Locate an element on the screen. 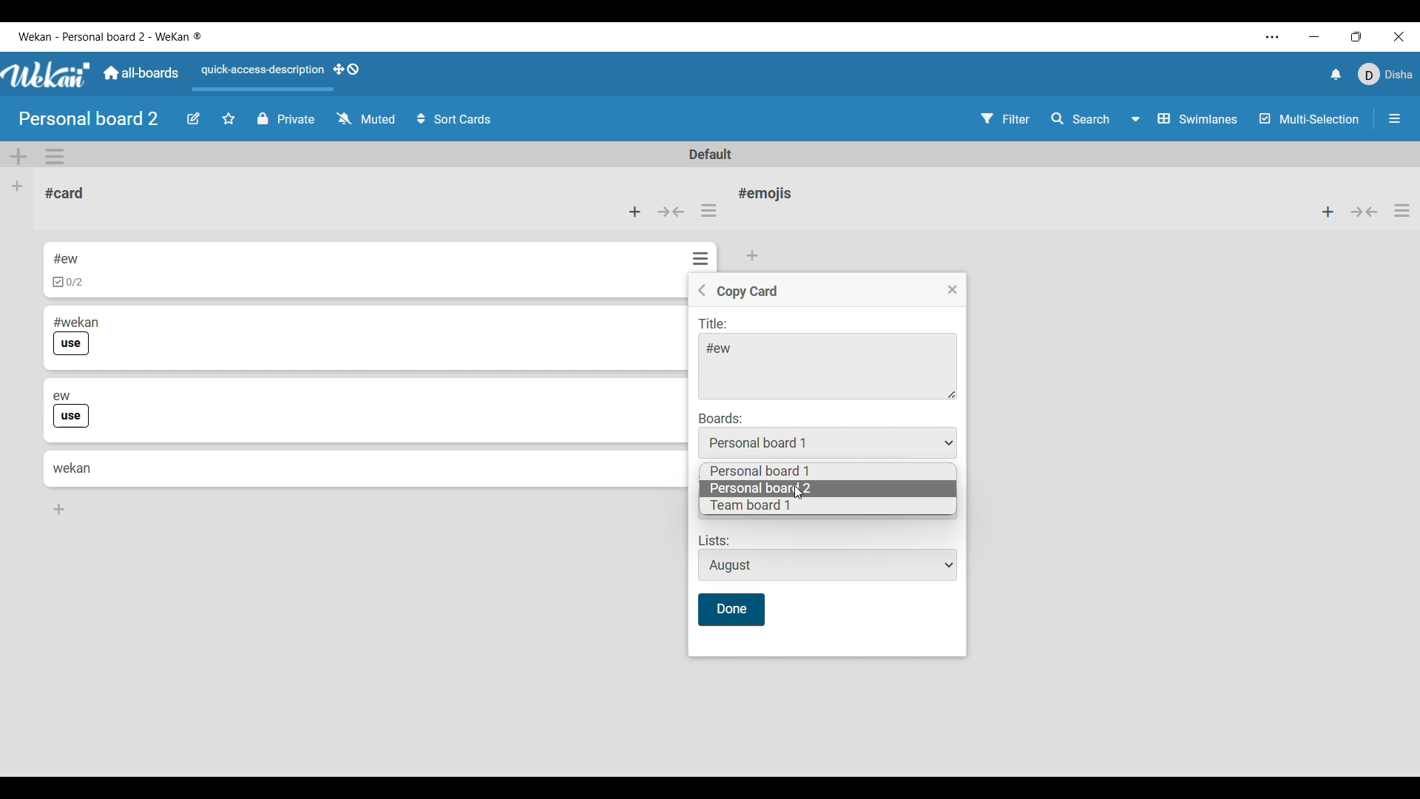 This screenshot has width=1420, height=799. Goback is located at coordinates (701, 290).